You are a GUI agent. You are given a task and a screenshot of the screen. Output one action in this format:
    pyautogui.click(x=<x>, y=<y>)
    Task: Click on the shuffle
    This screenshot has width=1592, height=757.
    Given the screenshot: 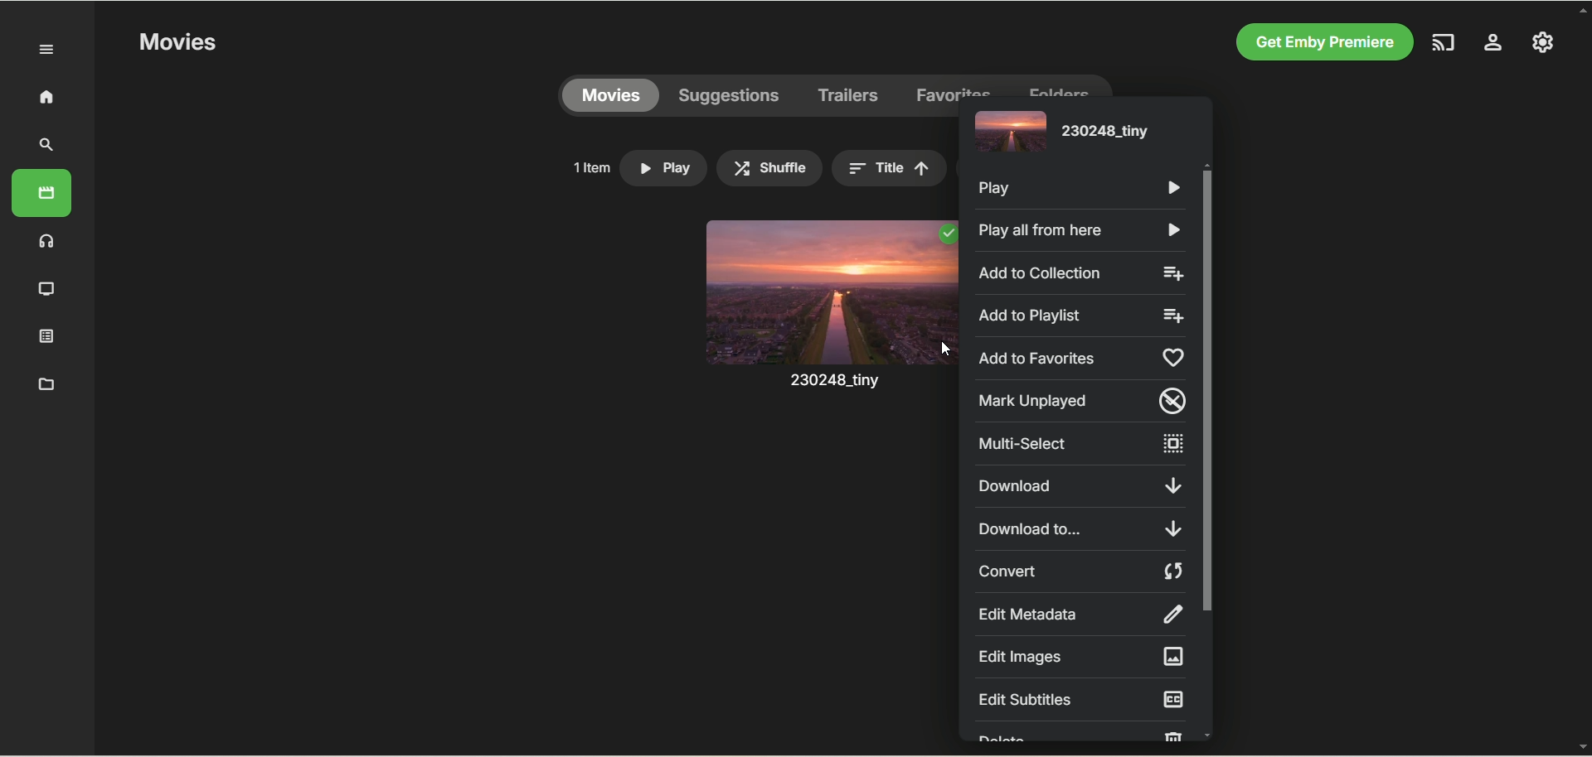 What is the action you would take?
    pyautogui.click(x=769, y=168)
    